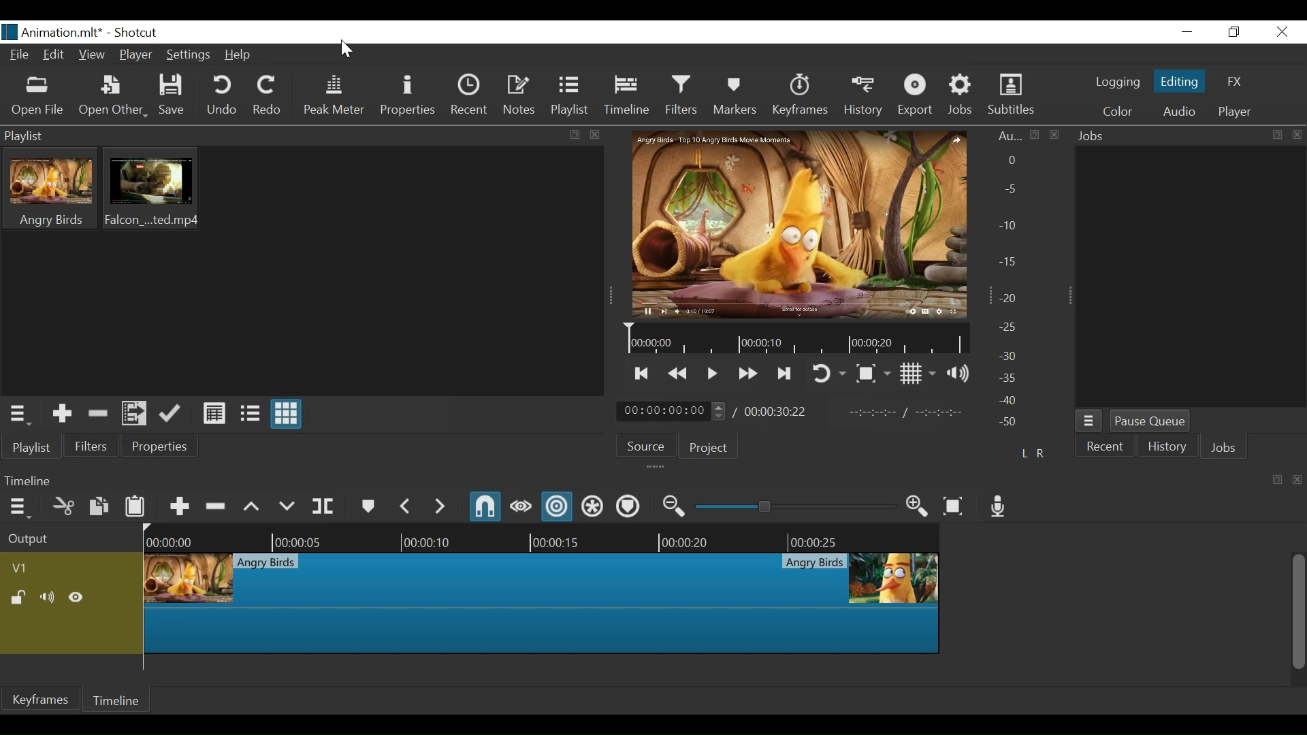 The height and width of the screenshot is (735, 1307). What do you see at coordinates (1033, 453) in the screenshot?
I see `L R` at bounding box center [1033, 453].